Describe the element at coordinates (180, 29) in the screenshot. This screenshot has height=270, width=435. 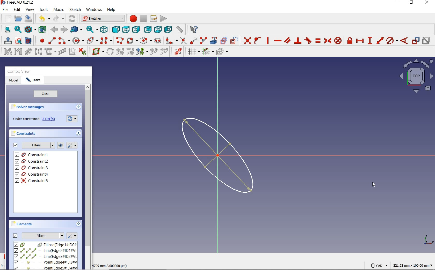
I see `measure distance` at that location.